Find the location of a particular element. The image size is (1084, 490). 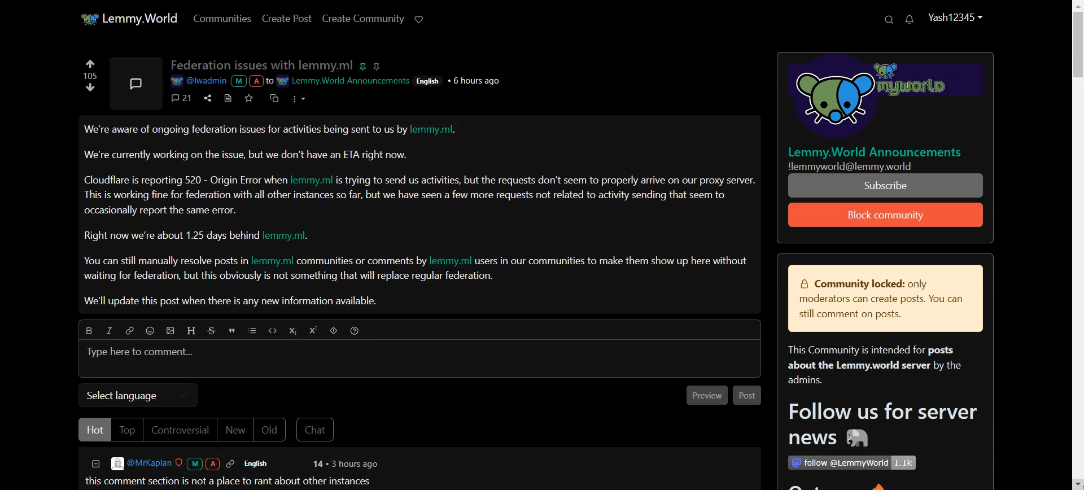

Upload picture is located at coordinates (170, 330).